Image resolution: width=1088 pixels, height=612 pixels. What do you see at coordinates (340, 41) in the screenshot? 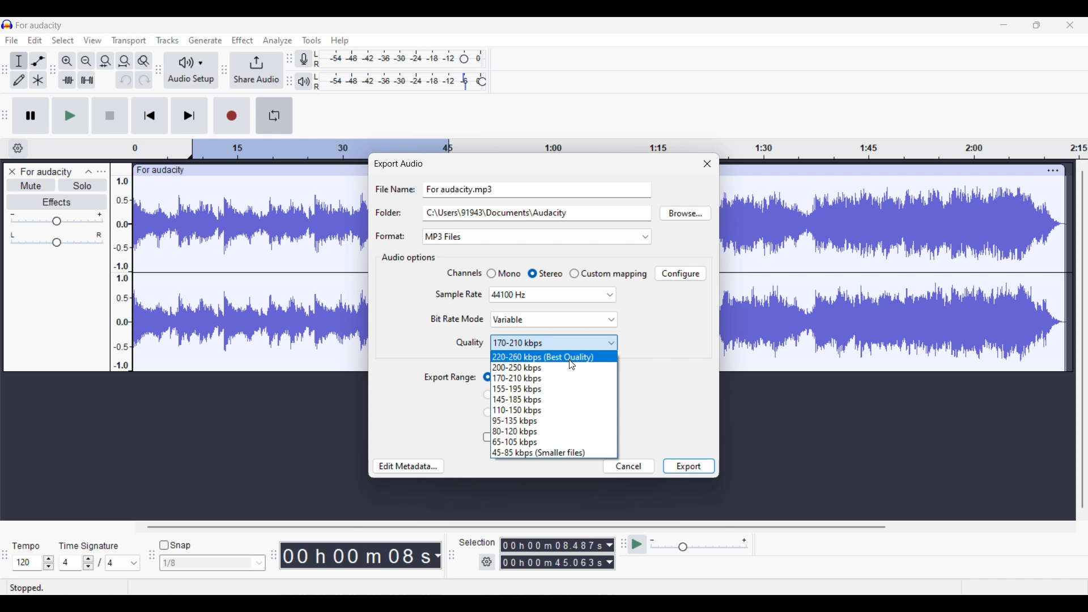
I see `Help menu` at bounding box center [340, 41].